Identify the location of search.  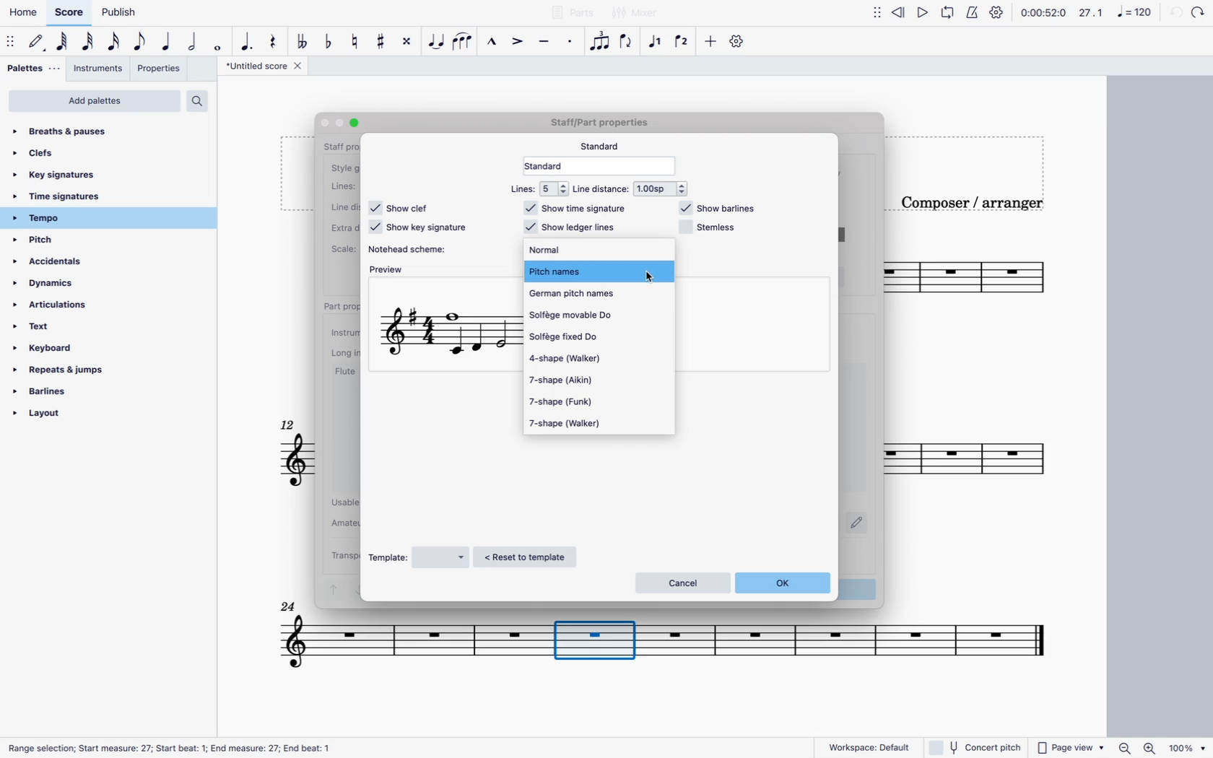
(204, 103).